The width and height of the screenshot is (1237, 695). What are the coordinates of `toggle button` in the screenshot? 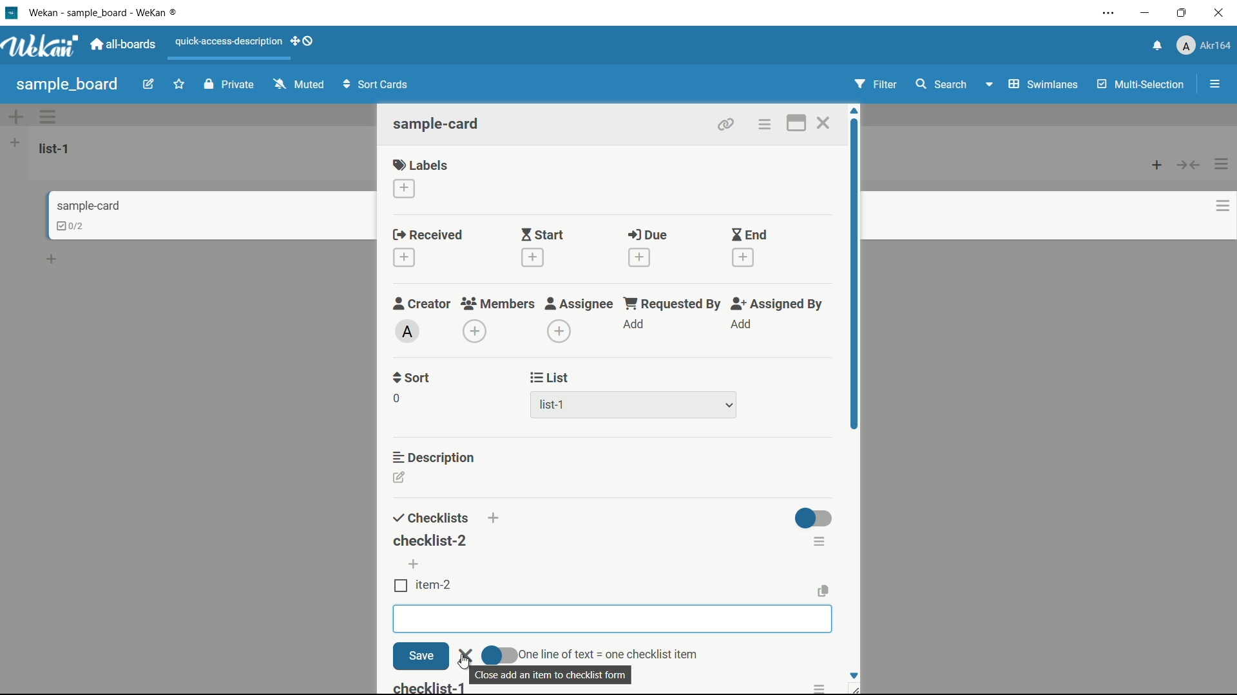 It's located at (499, 654).